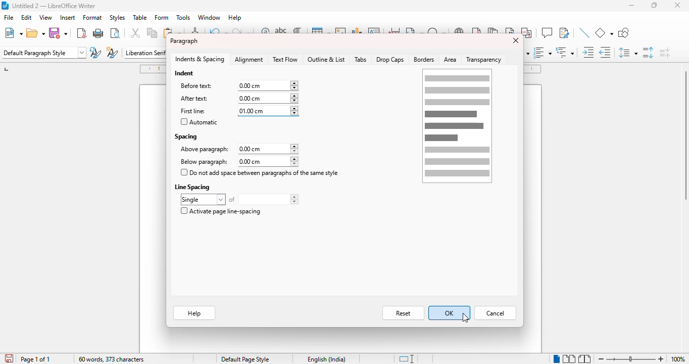  What do you see at coordinates (9, 17) in the screenshot?
I see `file` at bounding box center [9, 17].